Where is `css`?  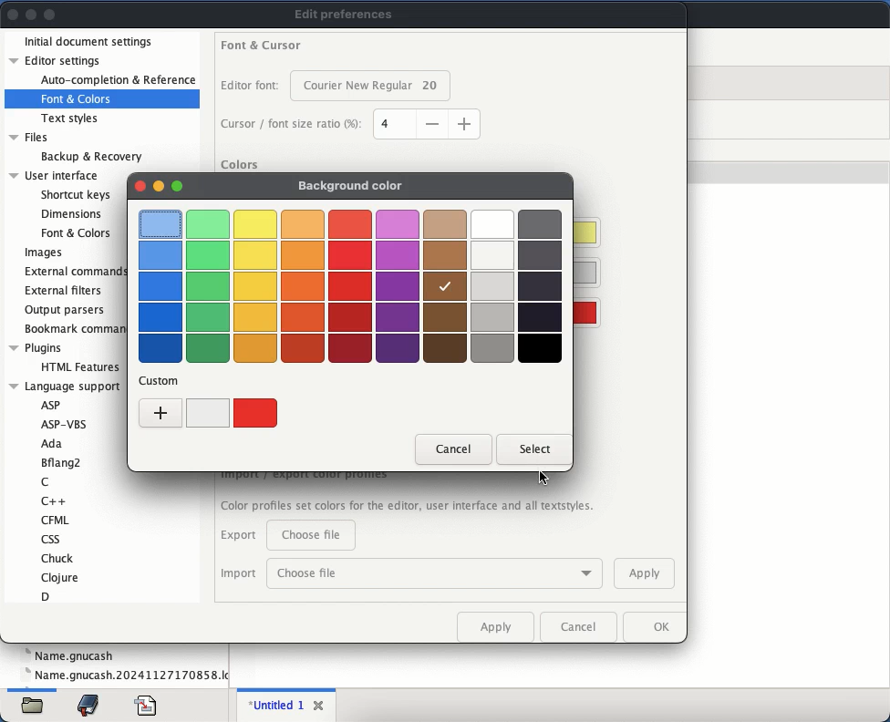 css is located at coordinates (52, 539).